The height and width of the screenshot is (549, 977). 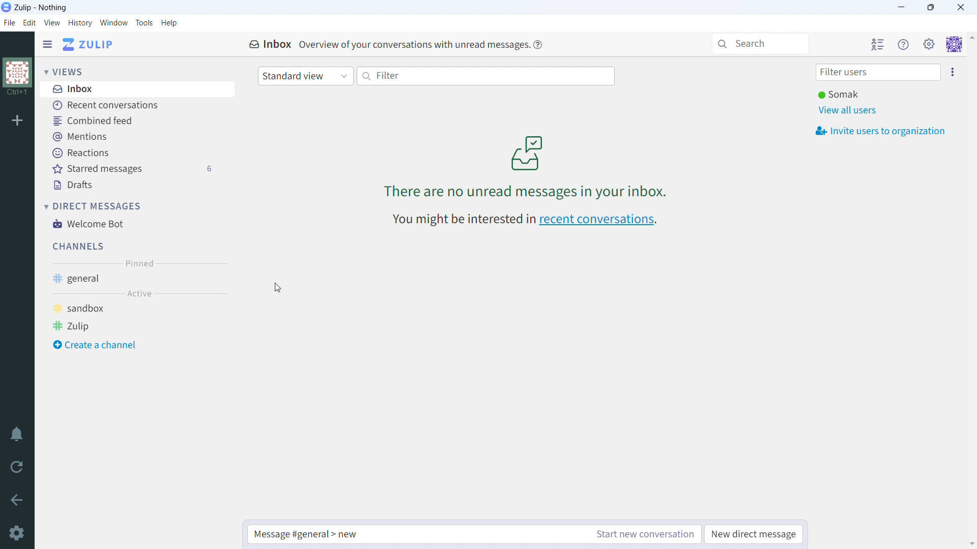 I want to click on start new conversation, so click(x=642, y=534).